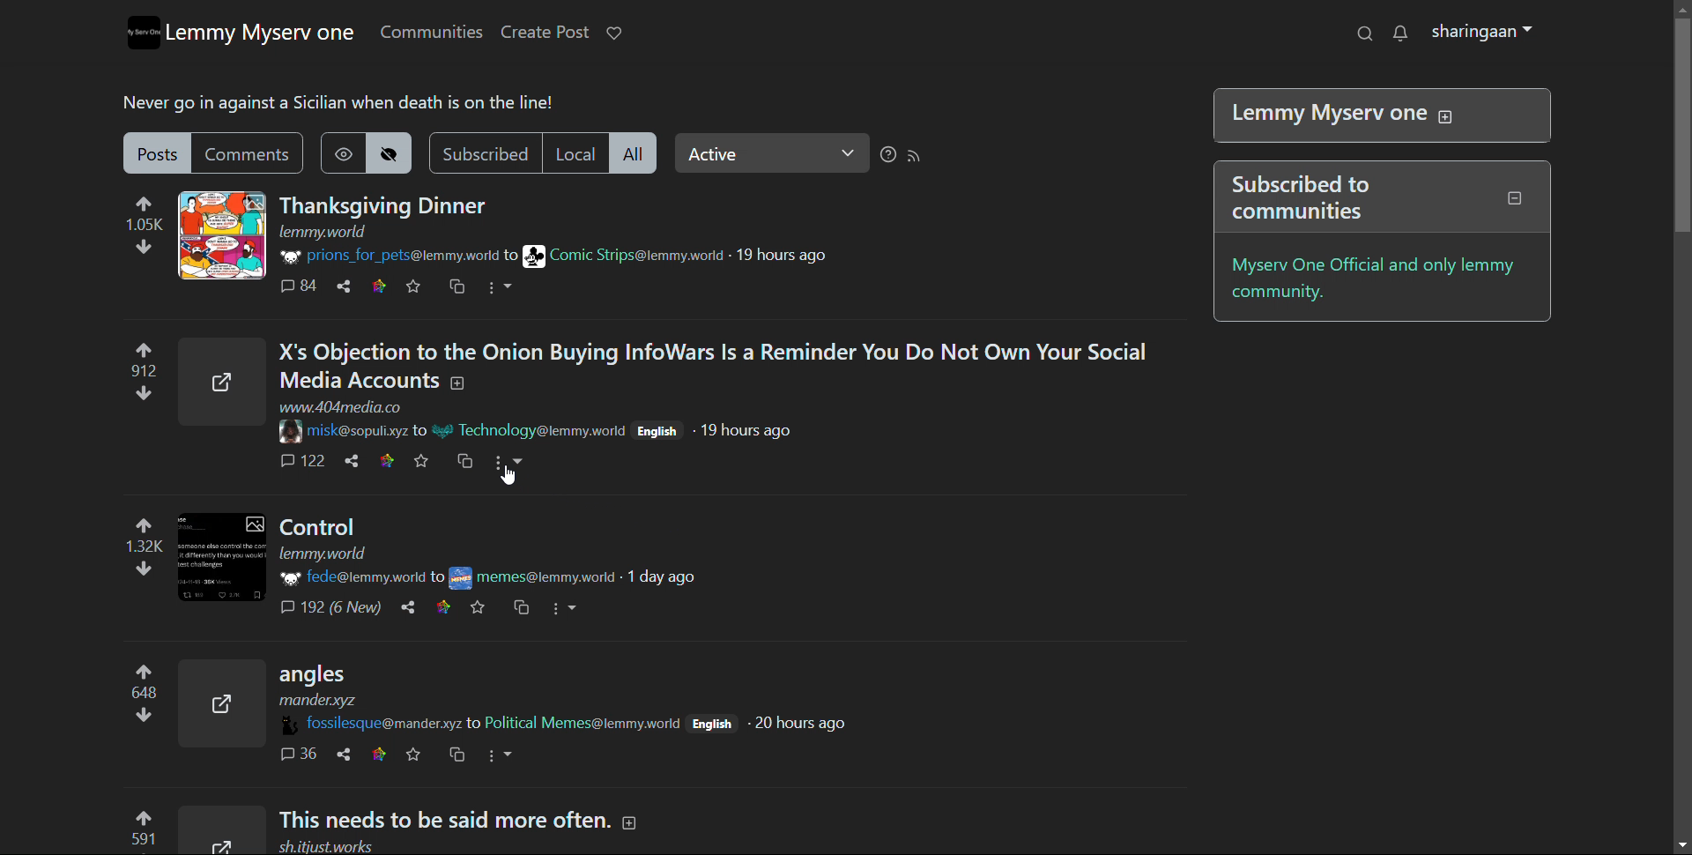 The width and height of the screenshot is (1692, 855). I want to click on communities, so click(431, 32).